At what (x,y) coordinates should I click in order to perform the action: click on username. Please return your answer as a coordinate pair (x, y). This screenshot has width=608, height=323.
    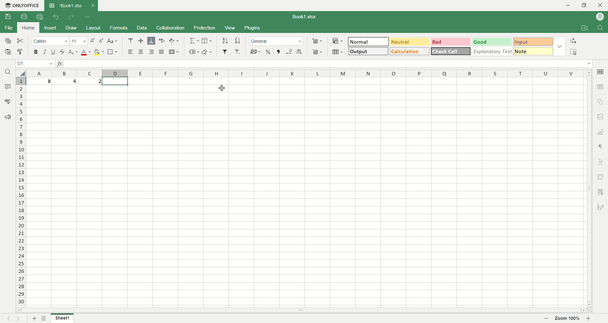
    Looking at the image, I should click on (600, 17).